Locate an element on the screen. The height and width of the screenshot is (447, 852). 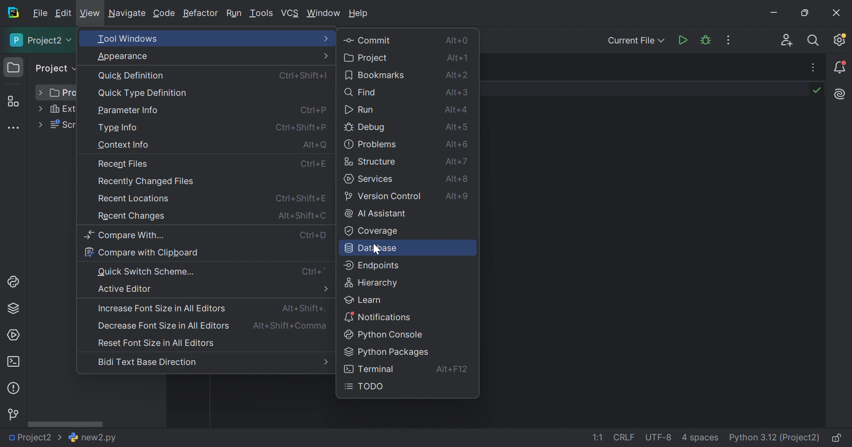
More is located at coordinates (327, 38).